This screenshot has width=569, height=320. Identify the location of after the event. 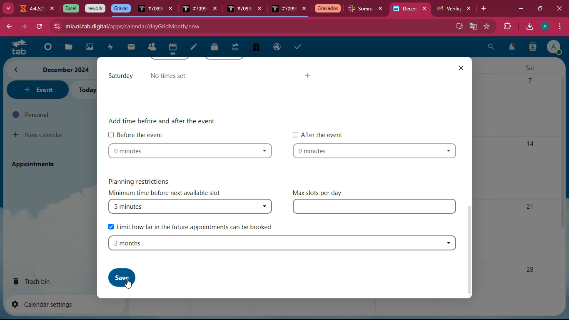
(319, 134).